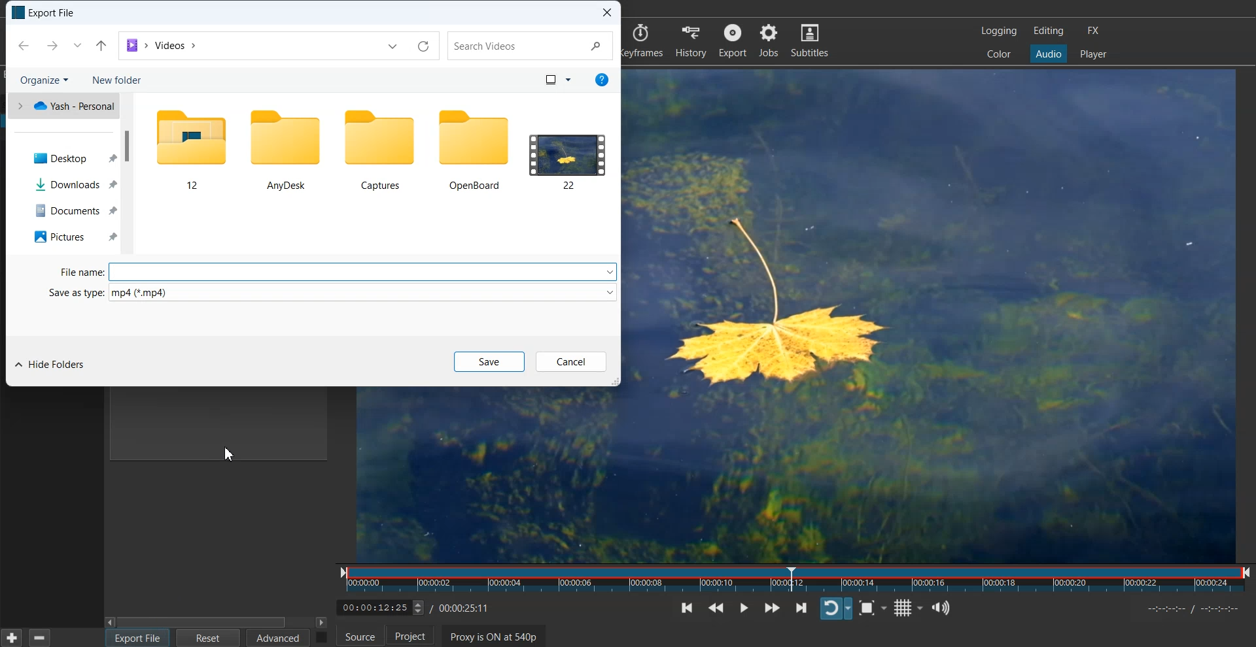  What do you see at coordinates (137, 638) in the screenshot?
I see `Export File` at bounding box center [137, 638].